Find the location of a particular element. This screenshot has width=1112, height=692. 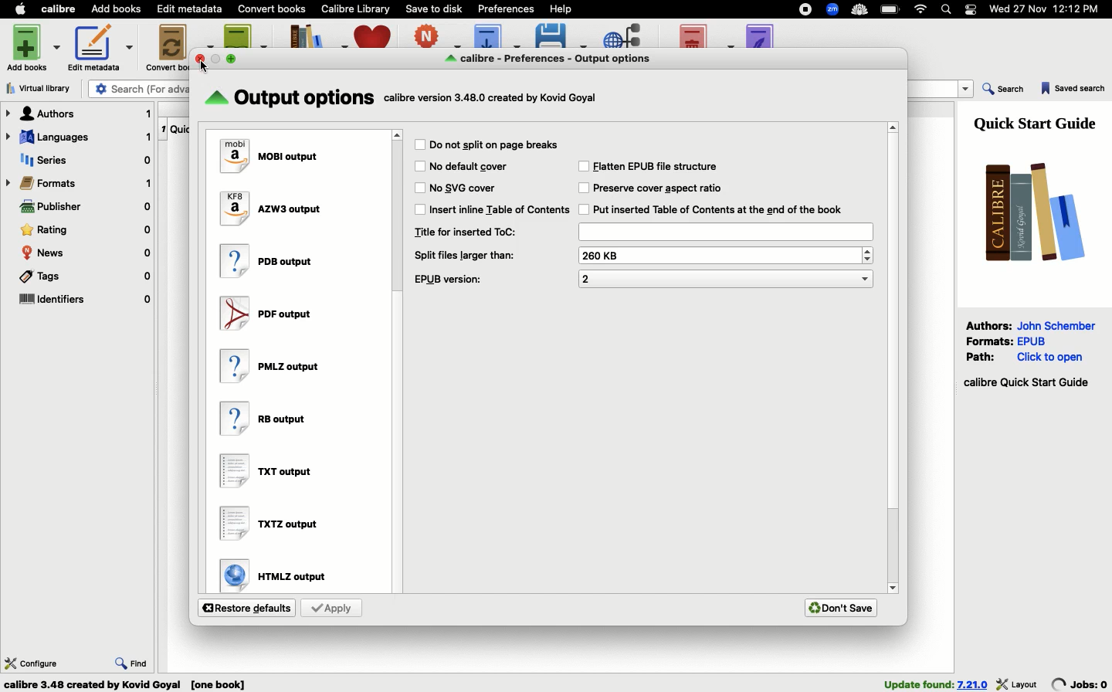

Output options is located at coordinates (557, 59).